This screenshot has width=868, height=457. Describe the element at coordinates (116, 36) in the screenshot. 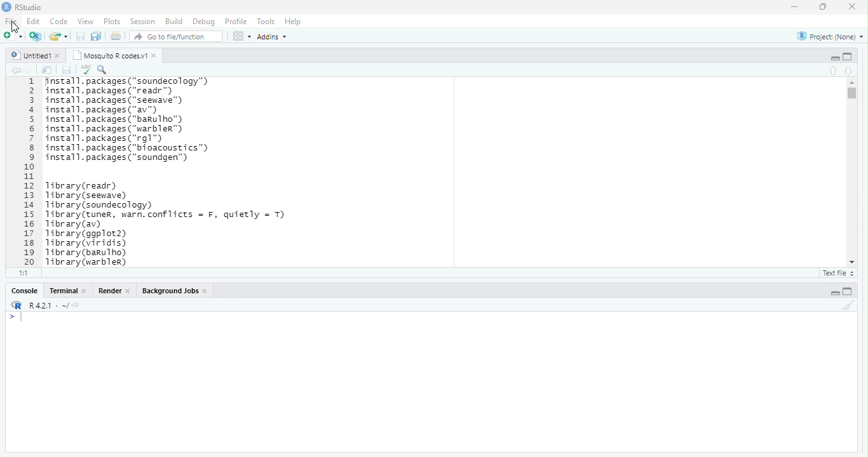

I see `print` at that location.